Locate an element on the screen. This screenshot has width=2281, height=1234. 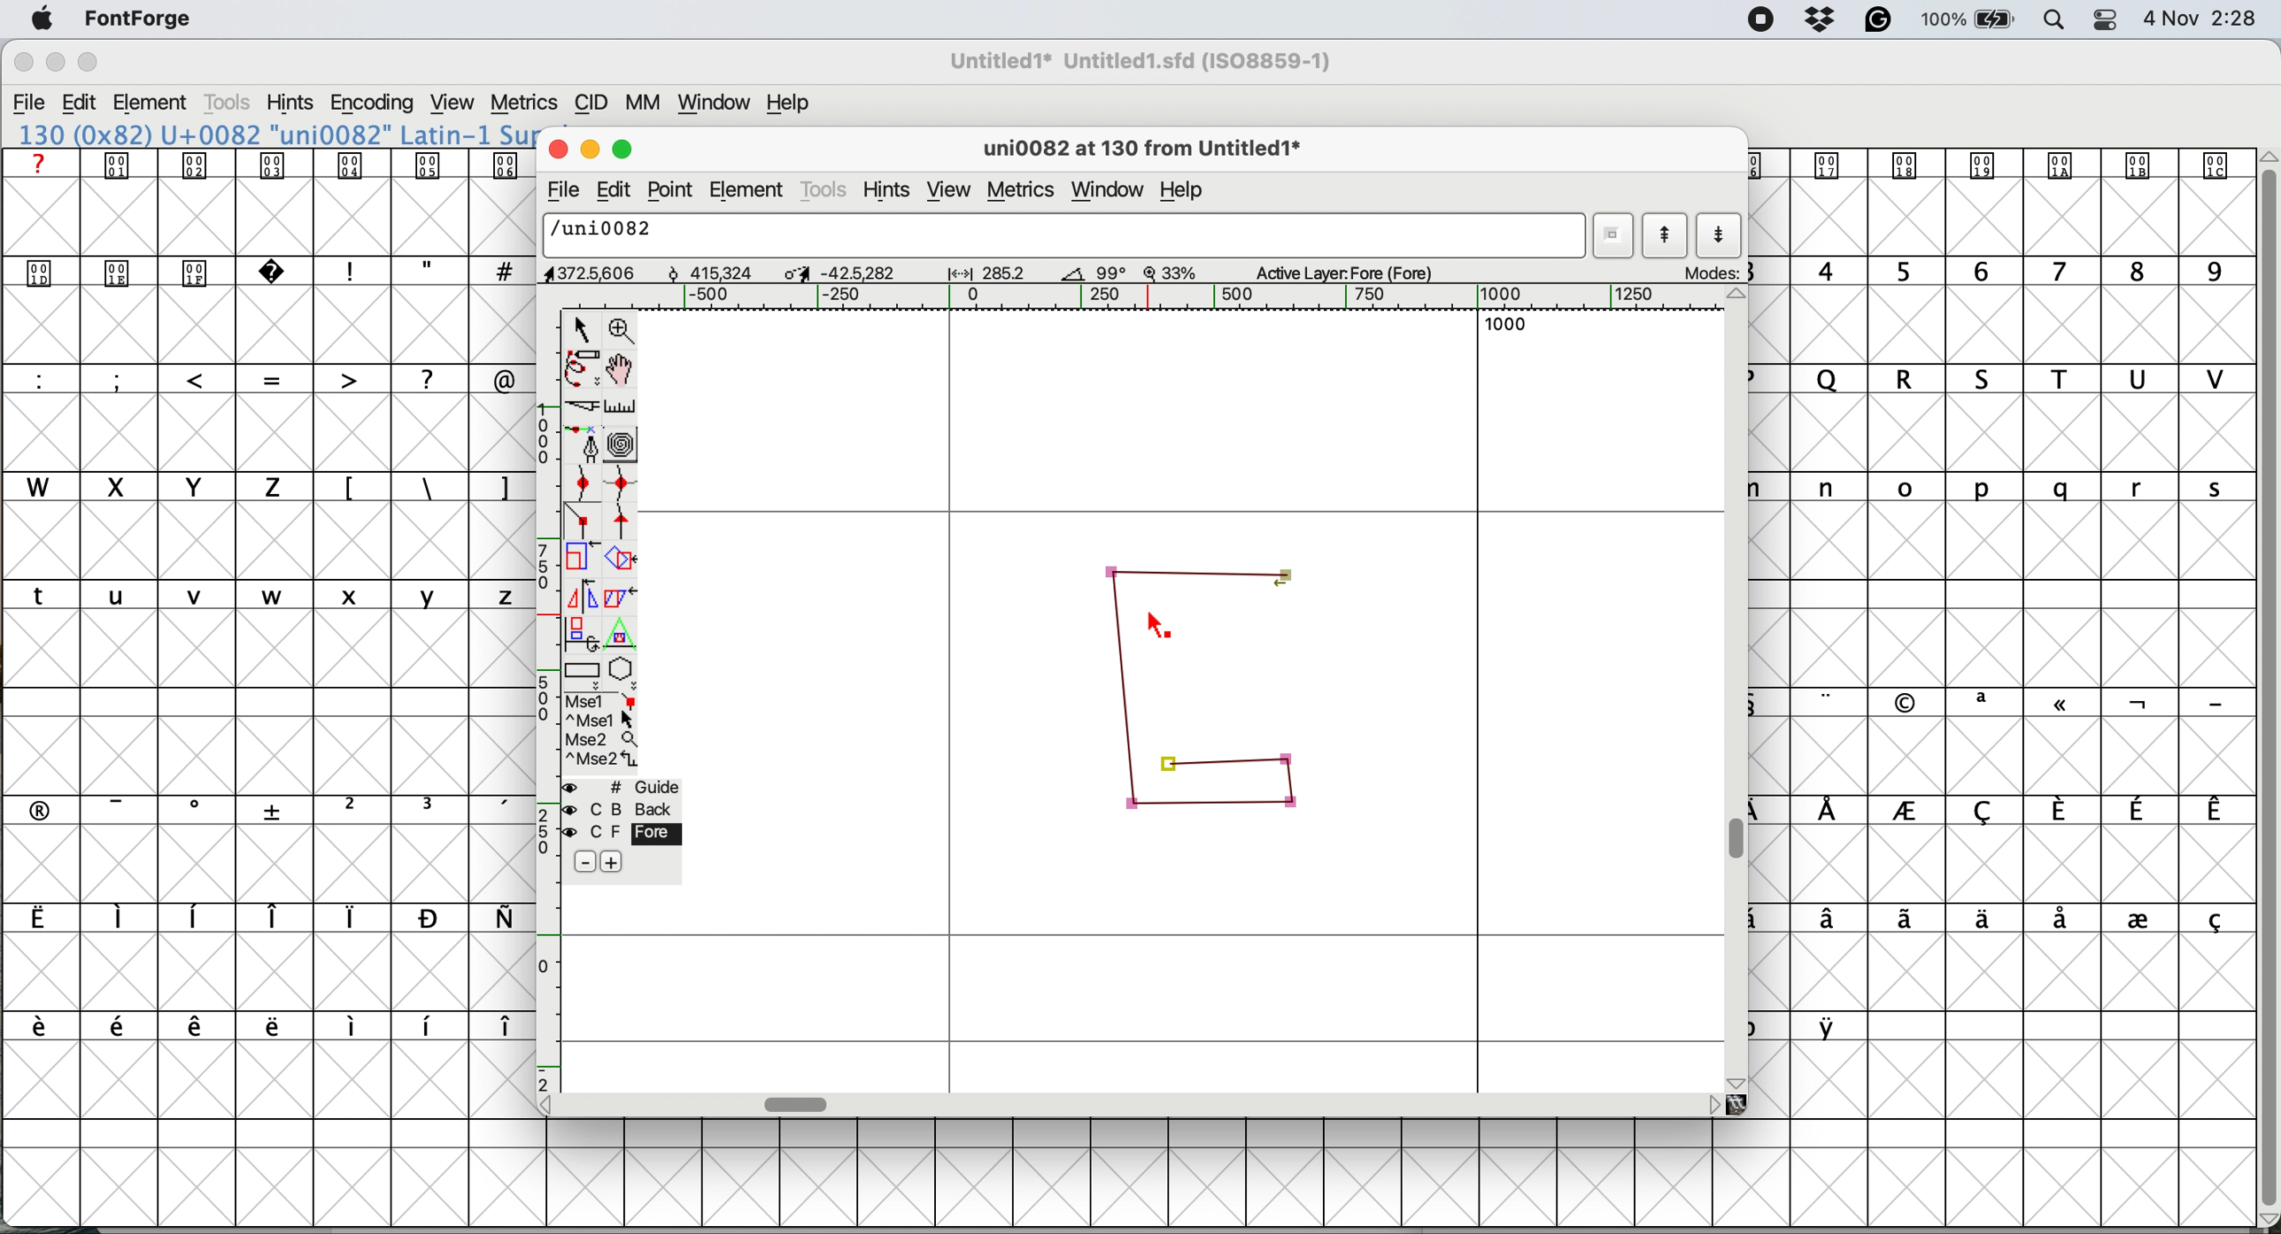
minimise is located at coordinates (587, 147).